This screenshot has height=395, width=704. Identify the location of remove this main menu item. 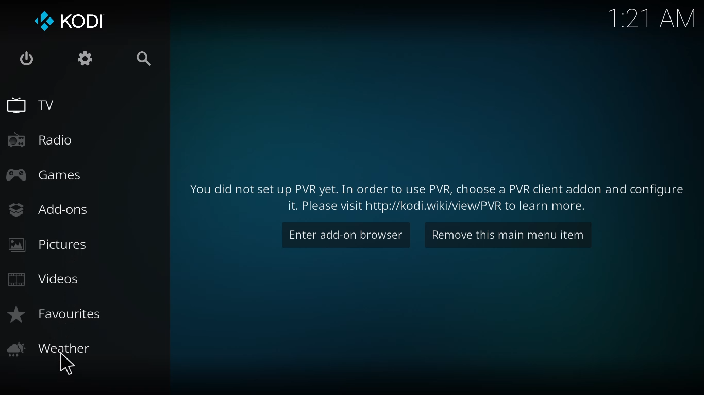
(510, 237).